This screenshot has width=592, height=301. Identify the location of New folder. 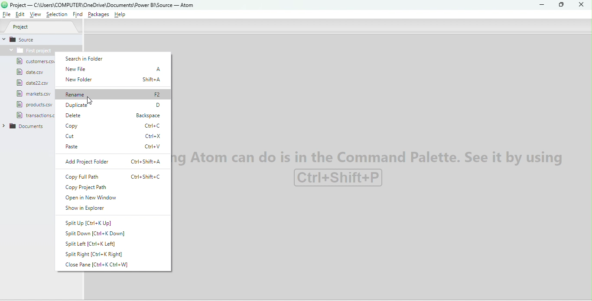
(114, 80).